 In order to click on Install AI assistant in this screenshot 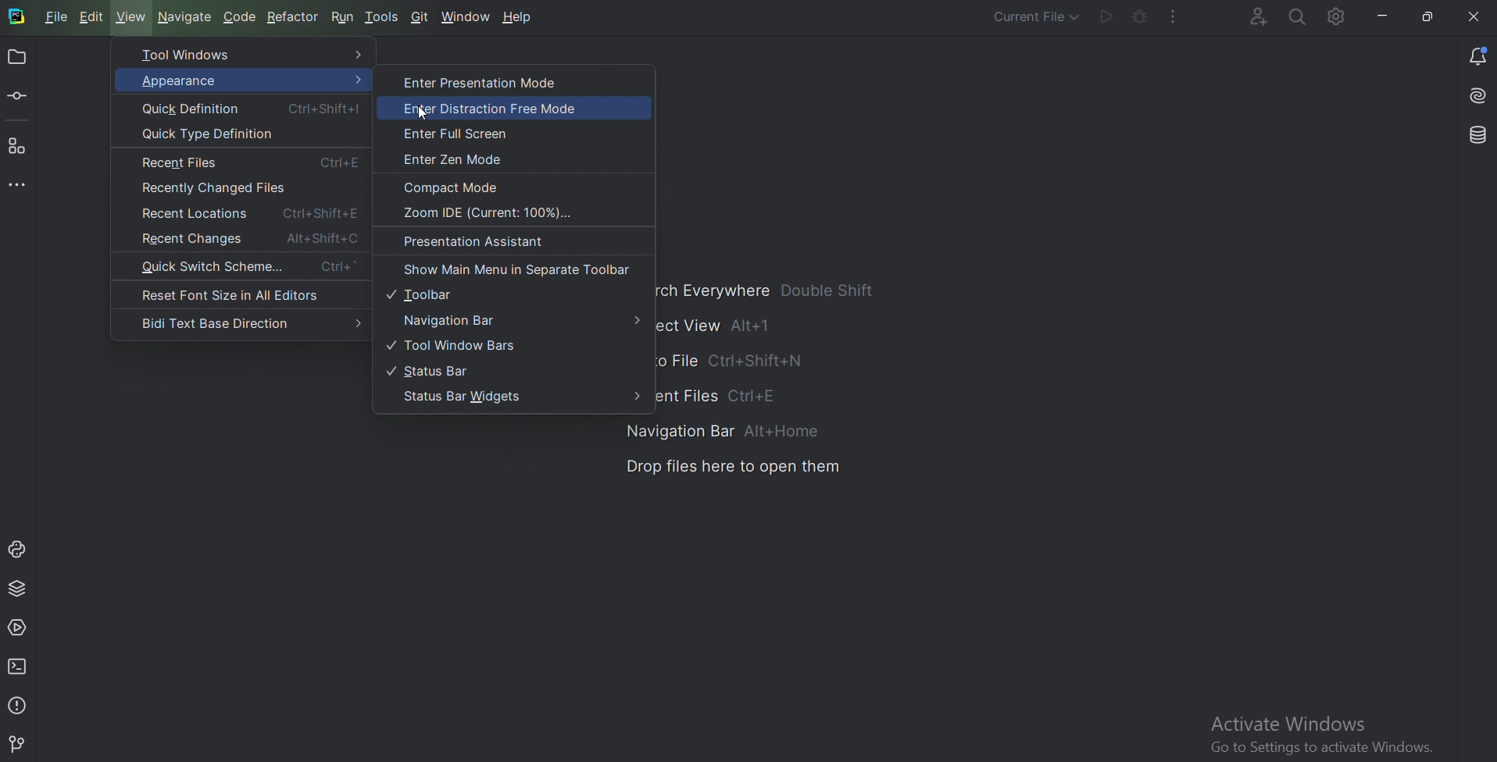, I will do `click(1475, 96)`.